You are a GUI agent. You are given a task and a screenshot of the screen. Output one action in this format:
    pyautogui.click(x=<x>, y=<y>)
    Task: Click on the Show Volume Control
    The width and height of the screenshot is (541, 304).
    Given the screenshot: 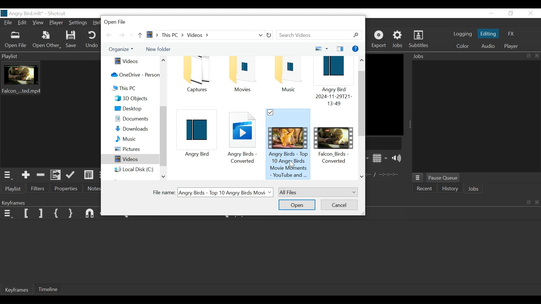 What is the action you would take?
    pyautogui.click(x=398, y=158)
    